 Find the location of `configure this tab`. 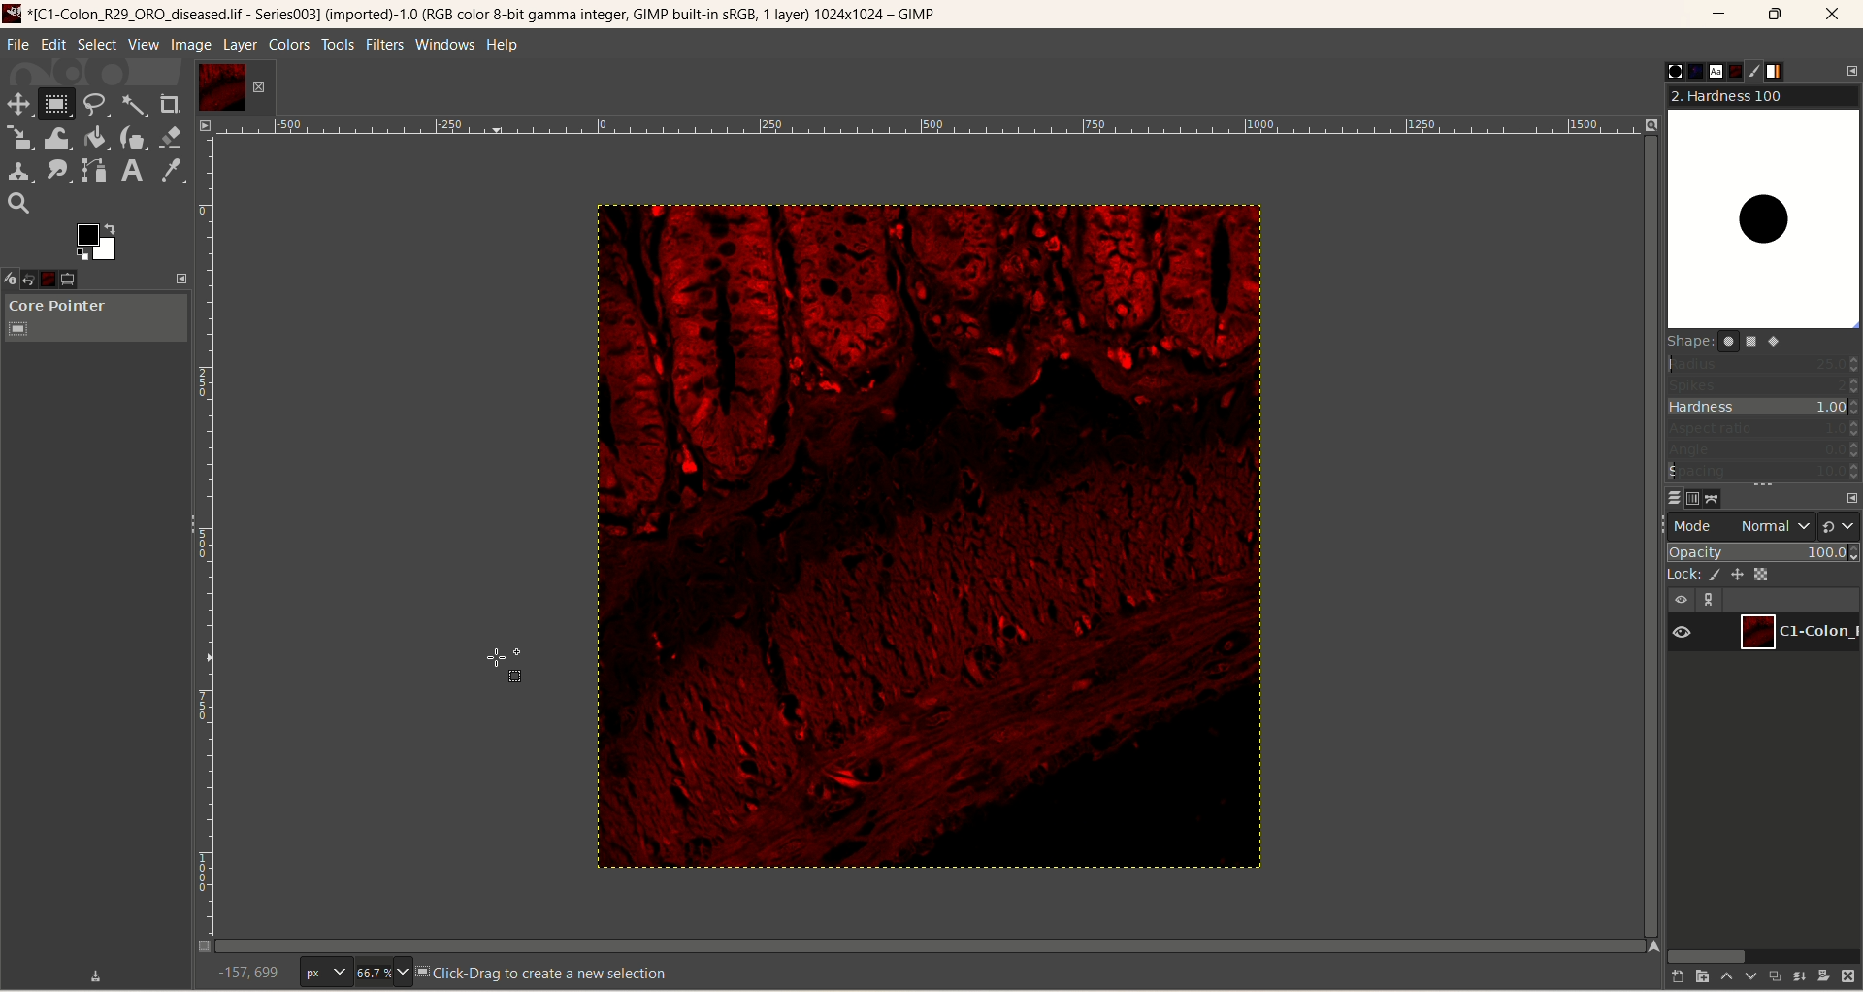

configure this tab is located at coordinates (1851, 70).